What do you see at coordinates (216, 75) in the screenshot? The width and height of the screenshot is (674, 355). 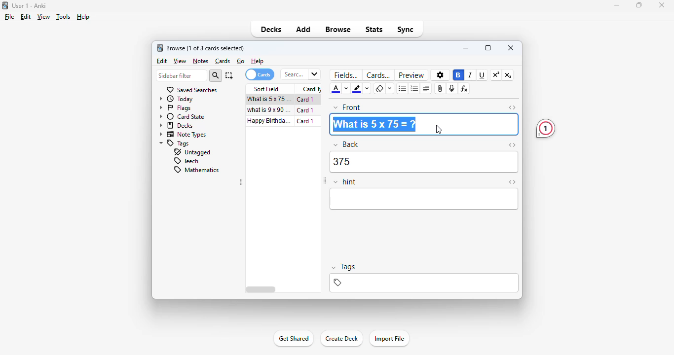 I see `search` at bounding box center [216, 75].